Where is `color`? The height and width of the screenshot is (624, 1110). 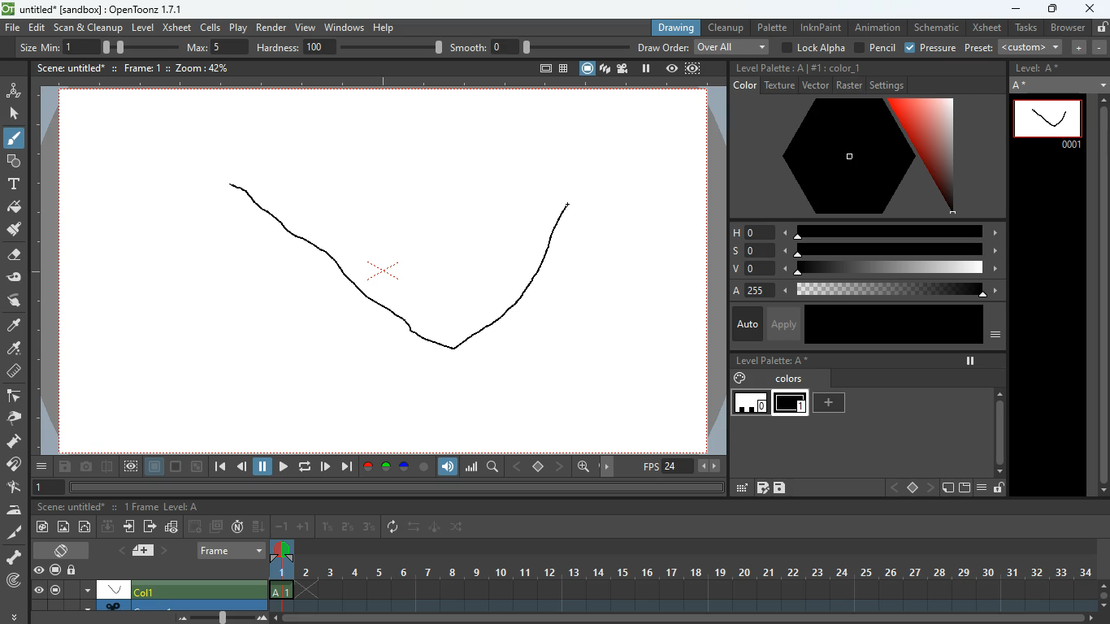 color is located at coordinates (424, 467).